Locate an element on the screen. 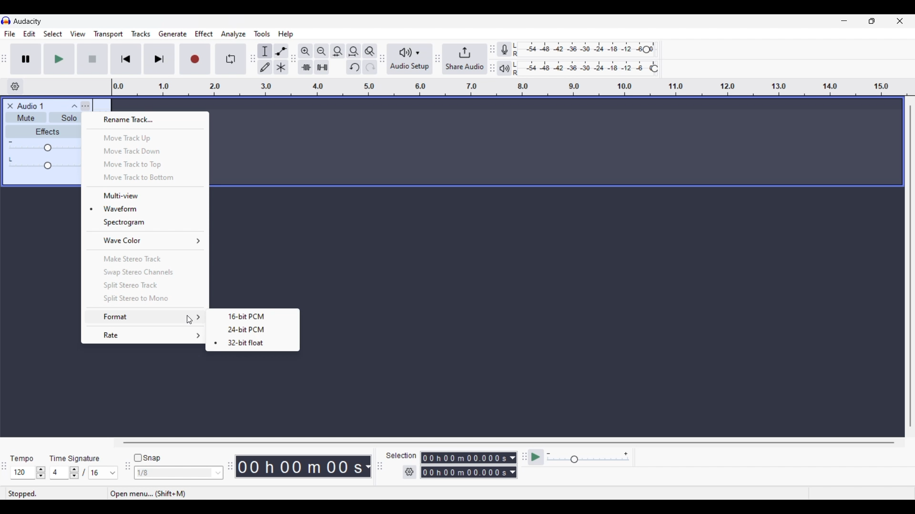 The image size is (915, 514). Play-at-speed/Play-at-speed oncce is located at coordinates (536, 457).